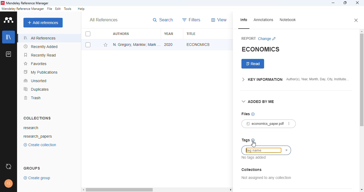  I want to click on search, so click(163, 20).